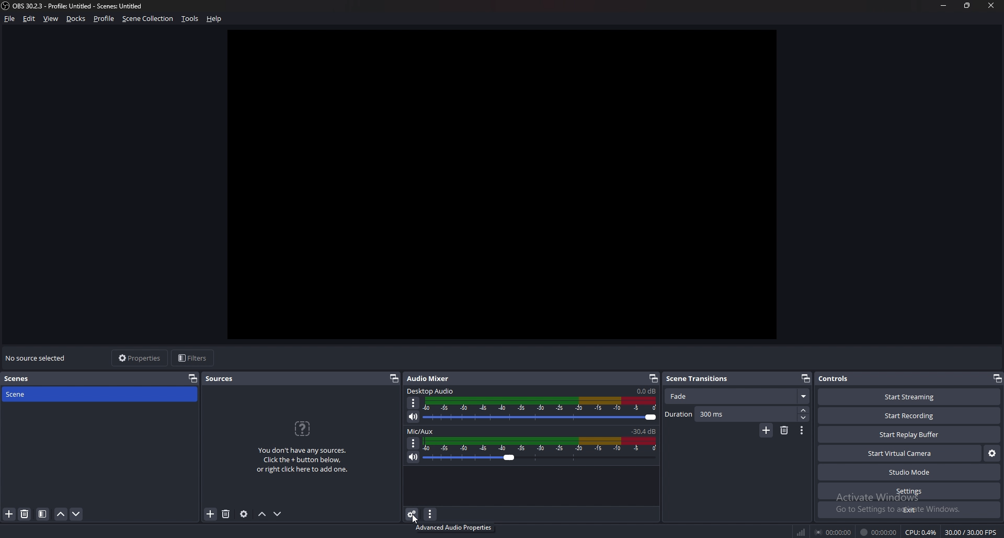  What do you see at coordinates (993, 6) in the screenshot?
I see `close` at bounding box center [993, 6].